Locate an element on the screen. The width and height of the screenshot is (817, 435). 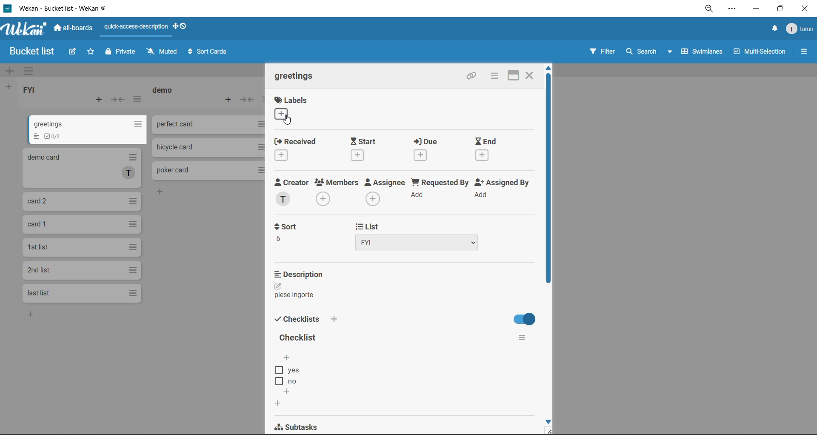
maximize is located at coordinates (782, 8).